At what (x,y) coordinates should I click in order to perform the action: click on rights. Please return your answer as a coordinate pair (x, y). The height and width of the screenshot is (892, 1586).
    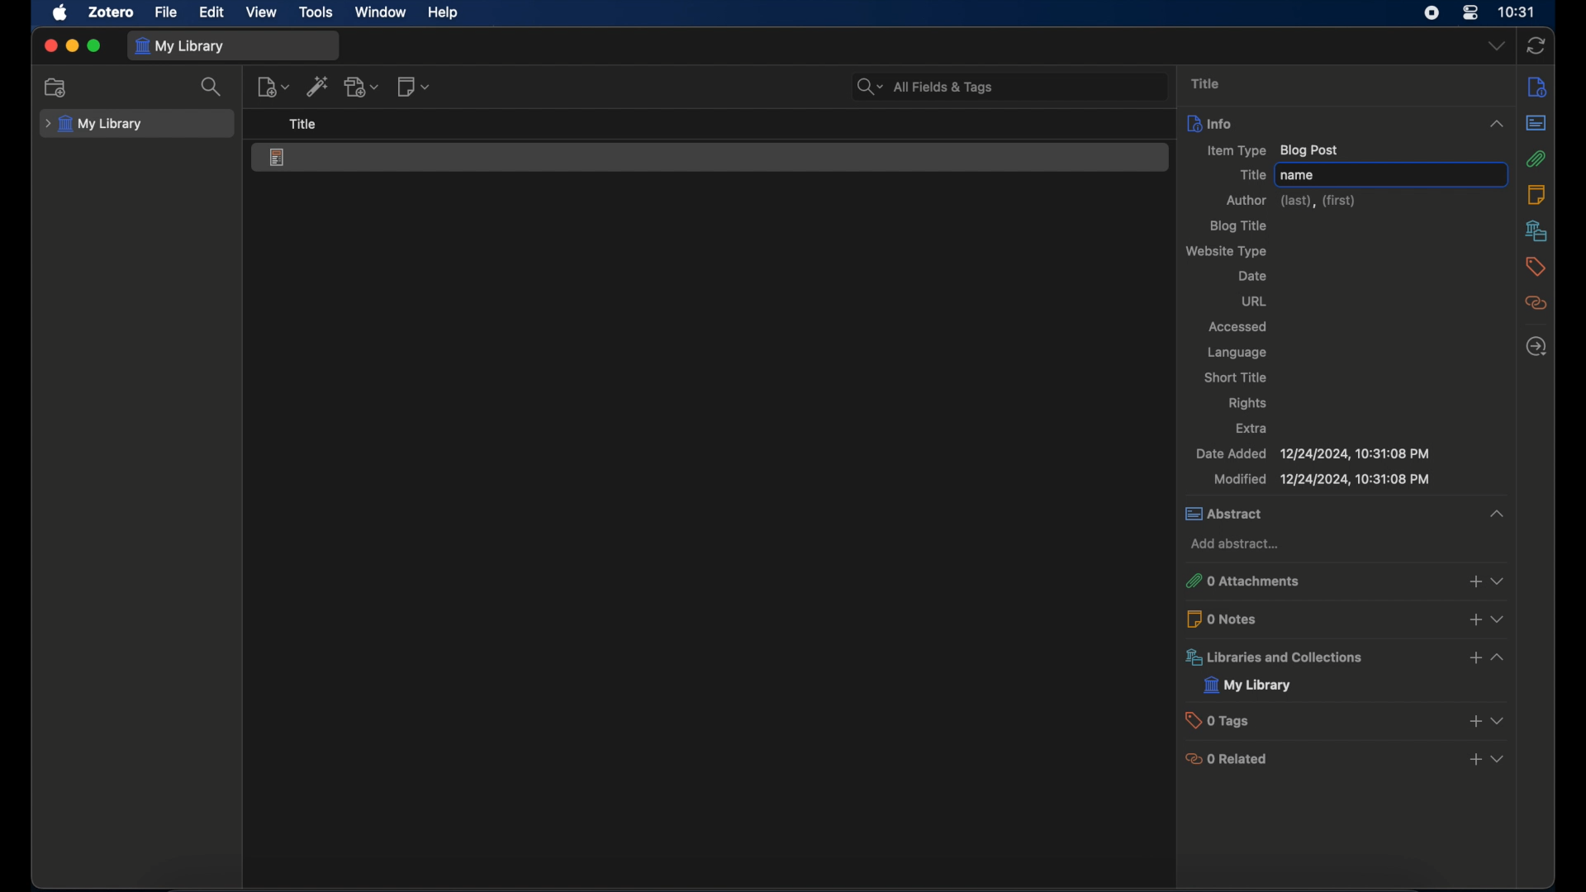
    Looking at the image, I should click on (1247, 404).